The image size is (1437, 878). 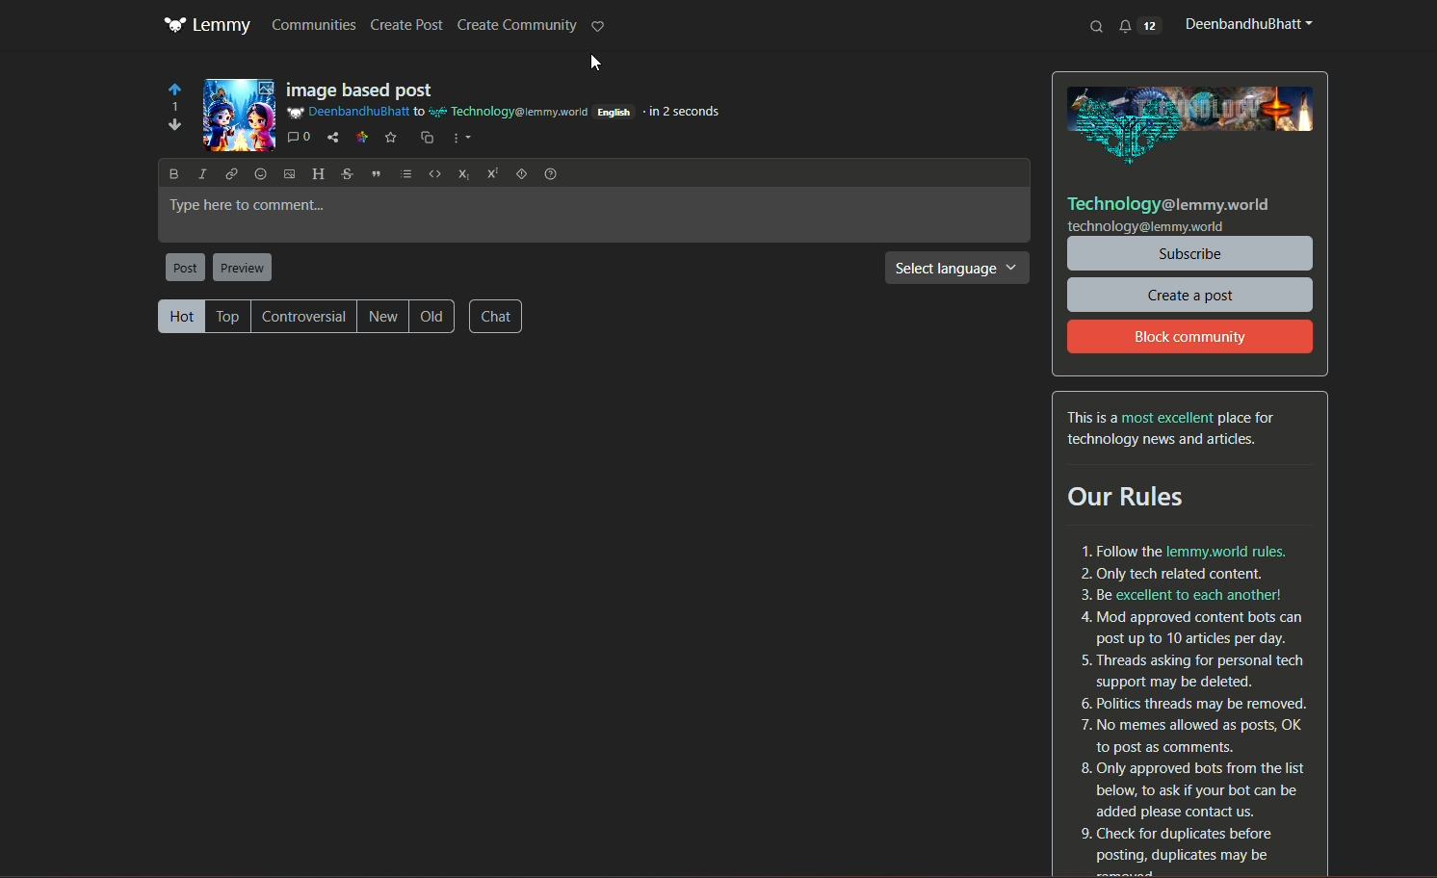 What do you see at coordinates (207, 26) in the screenshot?
I see `Logo and title` at bounding box center [207, 26].